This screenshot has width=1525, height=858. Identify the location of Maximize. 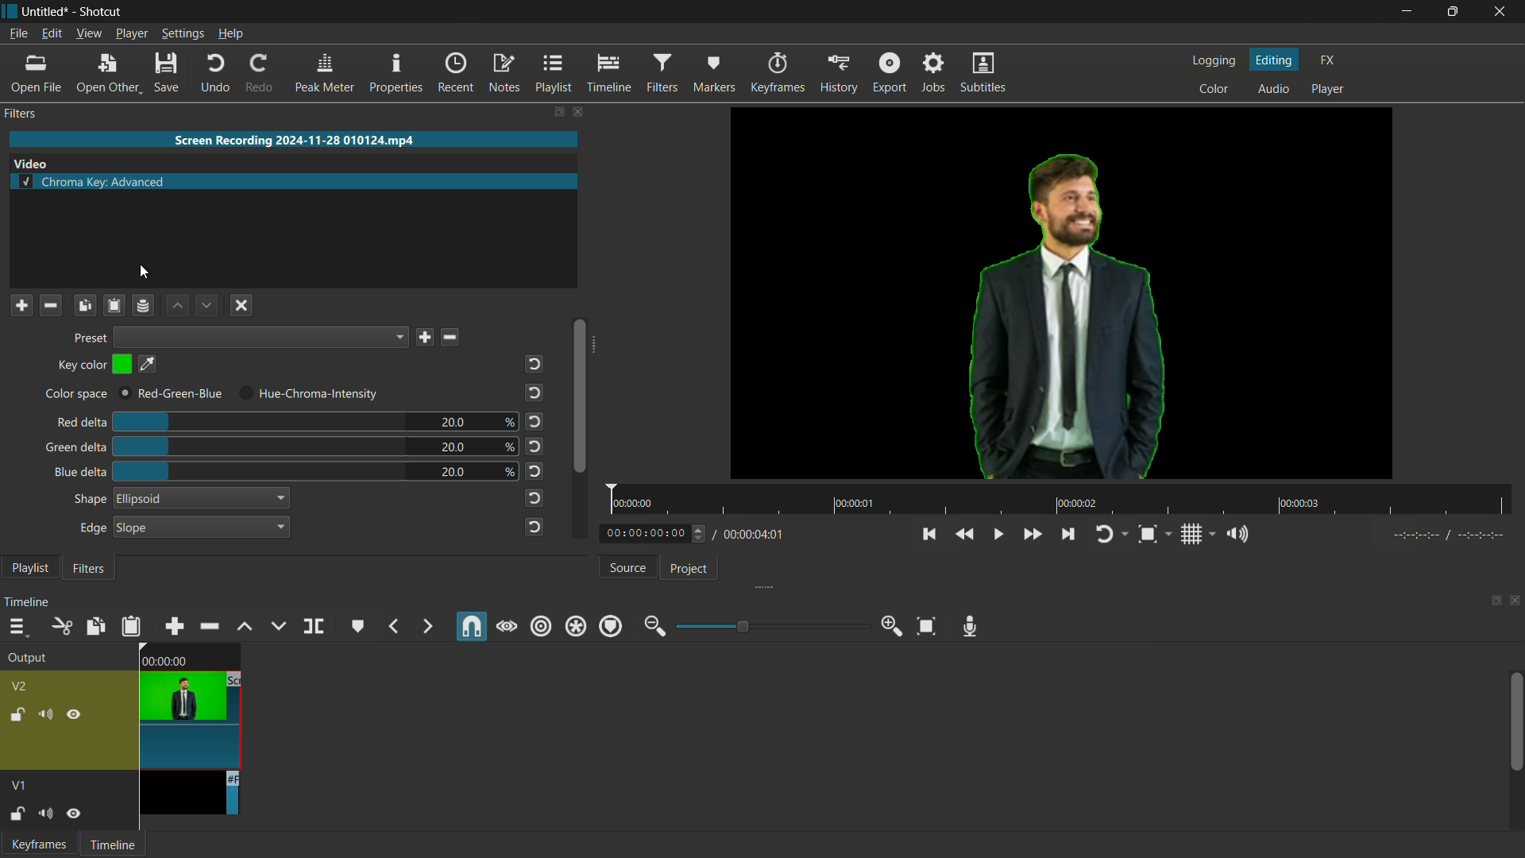
(1454, 11).